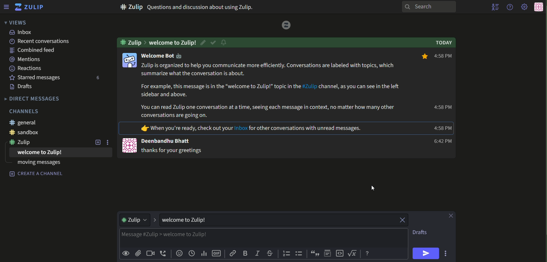  Describe the element at coordinates (299, 254) in the screenshot. I see `bullet formatting` at that location.